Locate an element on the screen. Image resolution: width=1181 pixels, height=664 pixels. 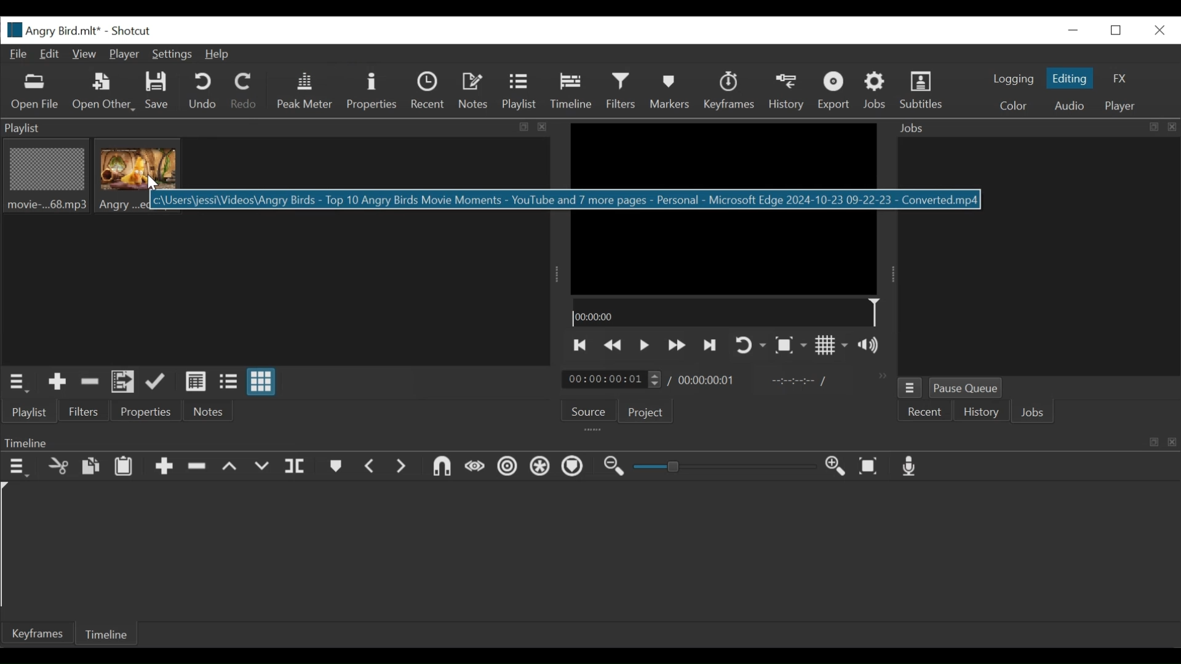
Clip is located at coordinates (45, 178).